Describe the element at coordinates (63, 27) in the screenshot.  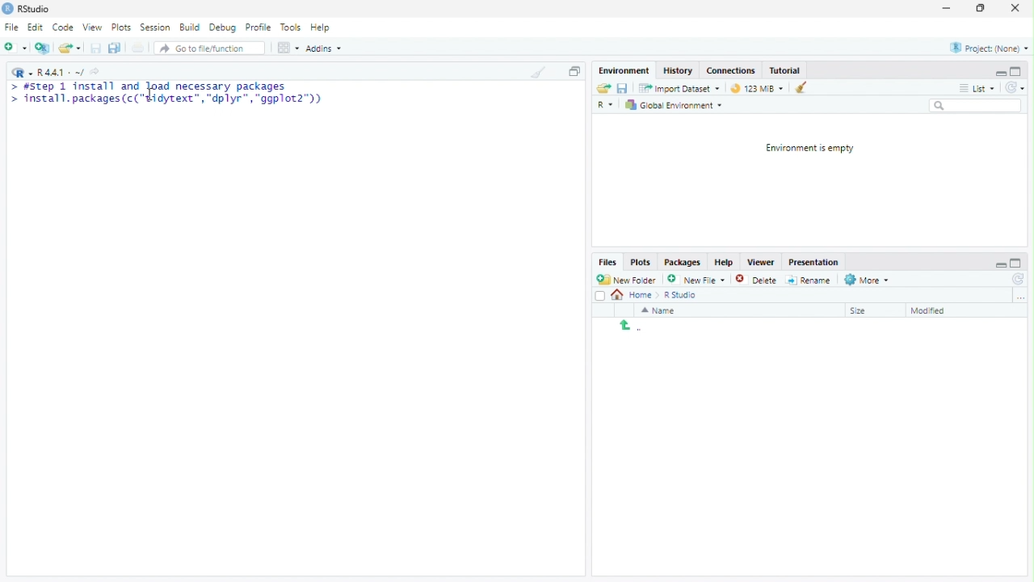
I see `Code` at that location.